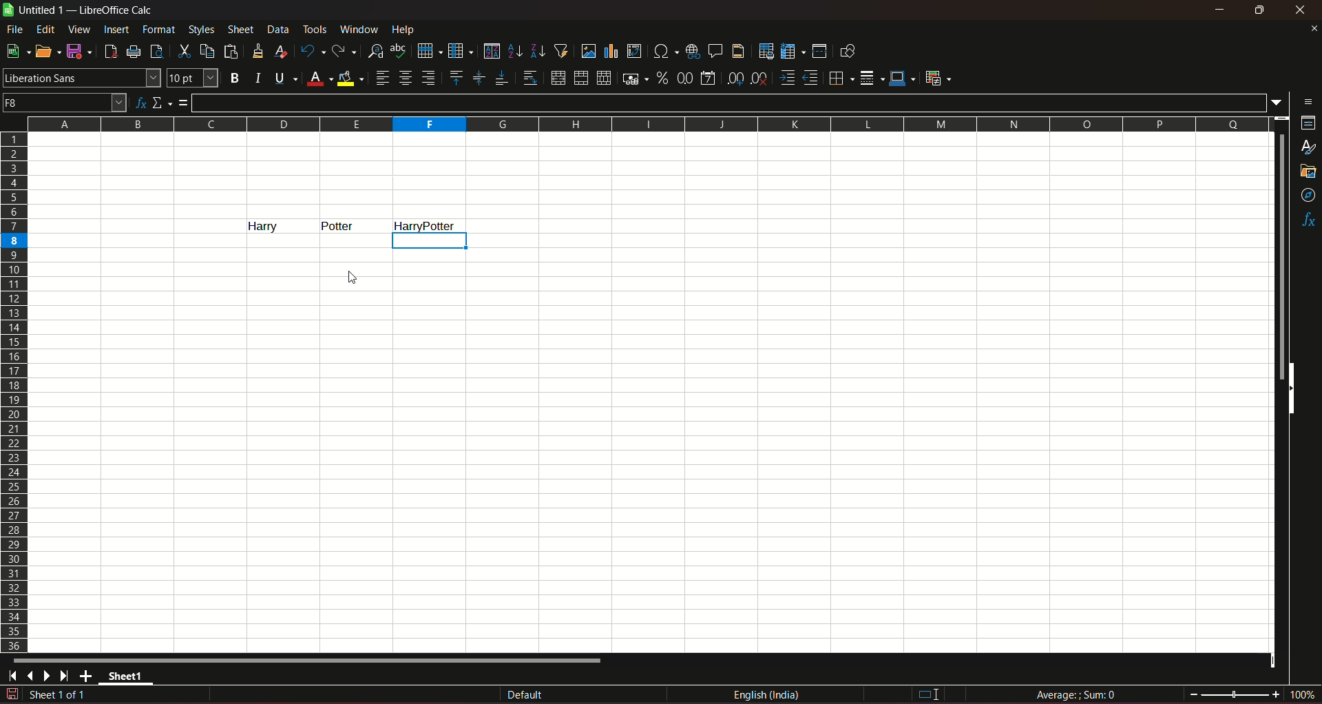 The width and height of the screenshot is (1322, 704). Describe the element at coordinates (87, 676) in the screenshot. I see `add new sheet` at that location.